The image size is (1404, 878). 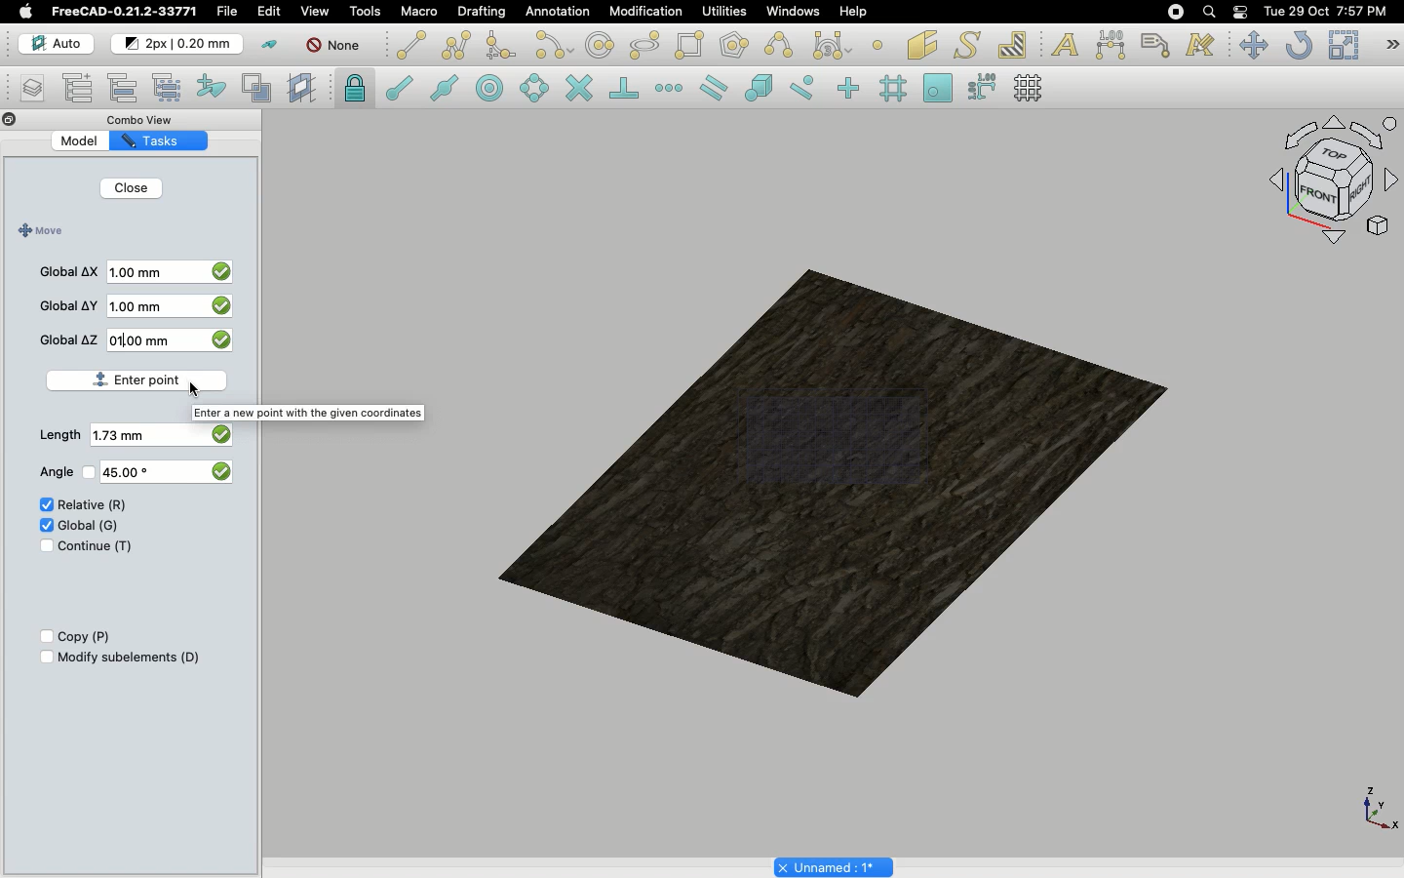 What do you see at coordinates (44, 658) in the screenshot?
I see `Checkbox` at bounding box center [44, 658].